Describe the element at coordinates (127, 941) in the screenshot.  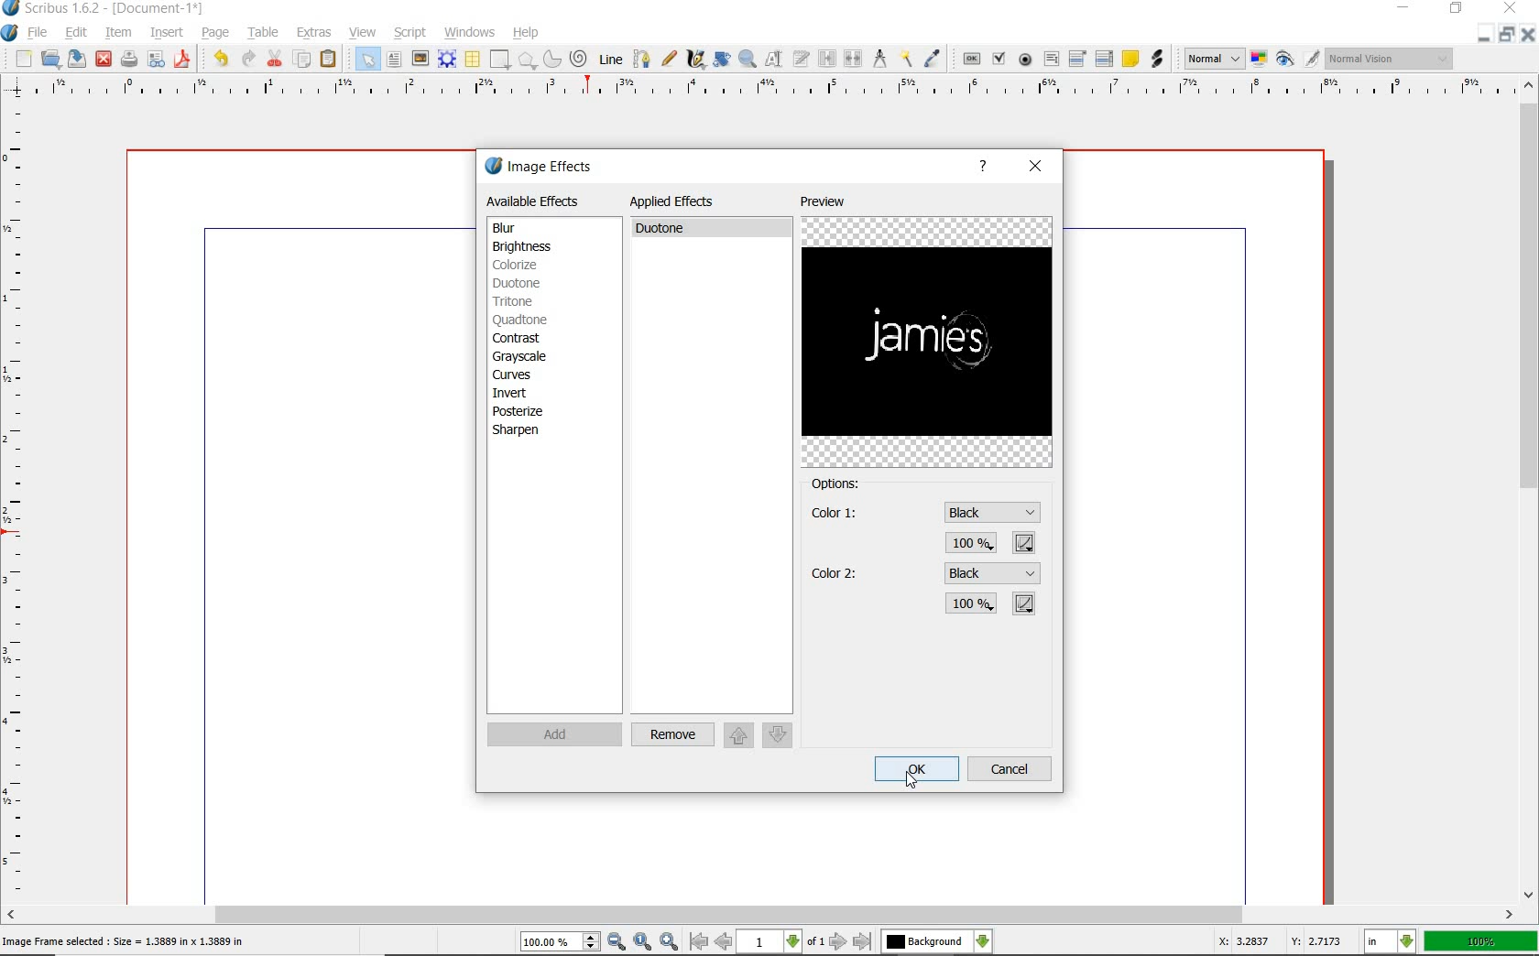
I see `image frame selected : size = 1.3889 in x 1.3889 in` at that location.